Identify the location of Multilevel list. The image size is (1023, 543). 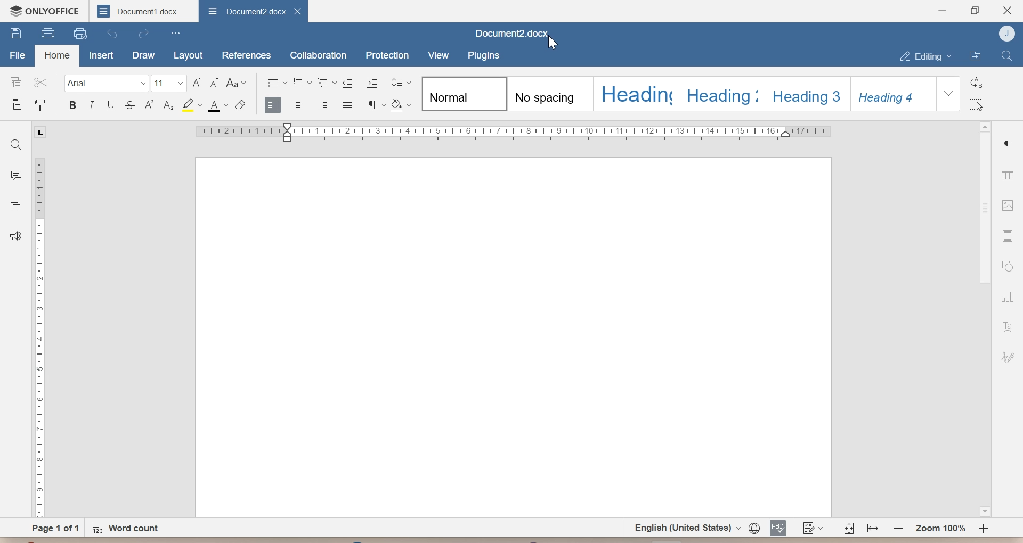
(328, 84).